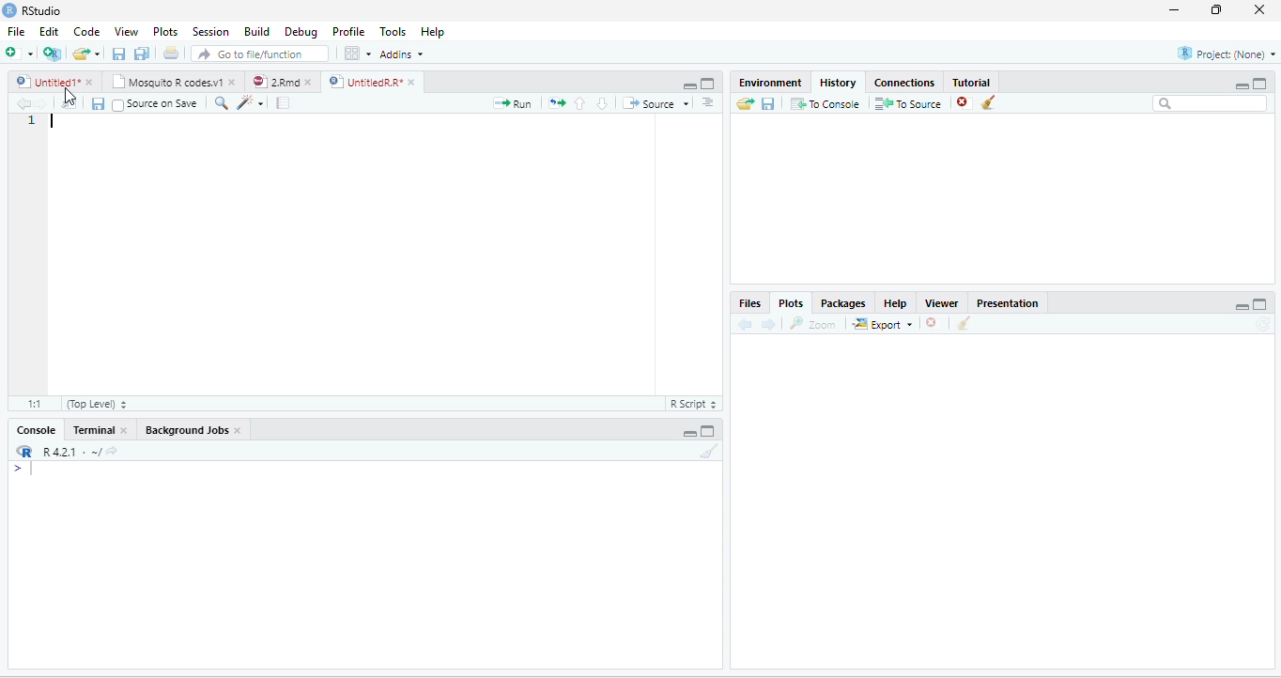 This screenshot has height=678, width=1281. I want to click on Remove current plot, so click(933, 324).